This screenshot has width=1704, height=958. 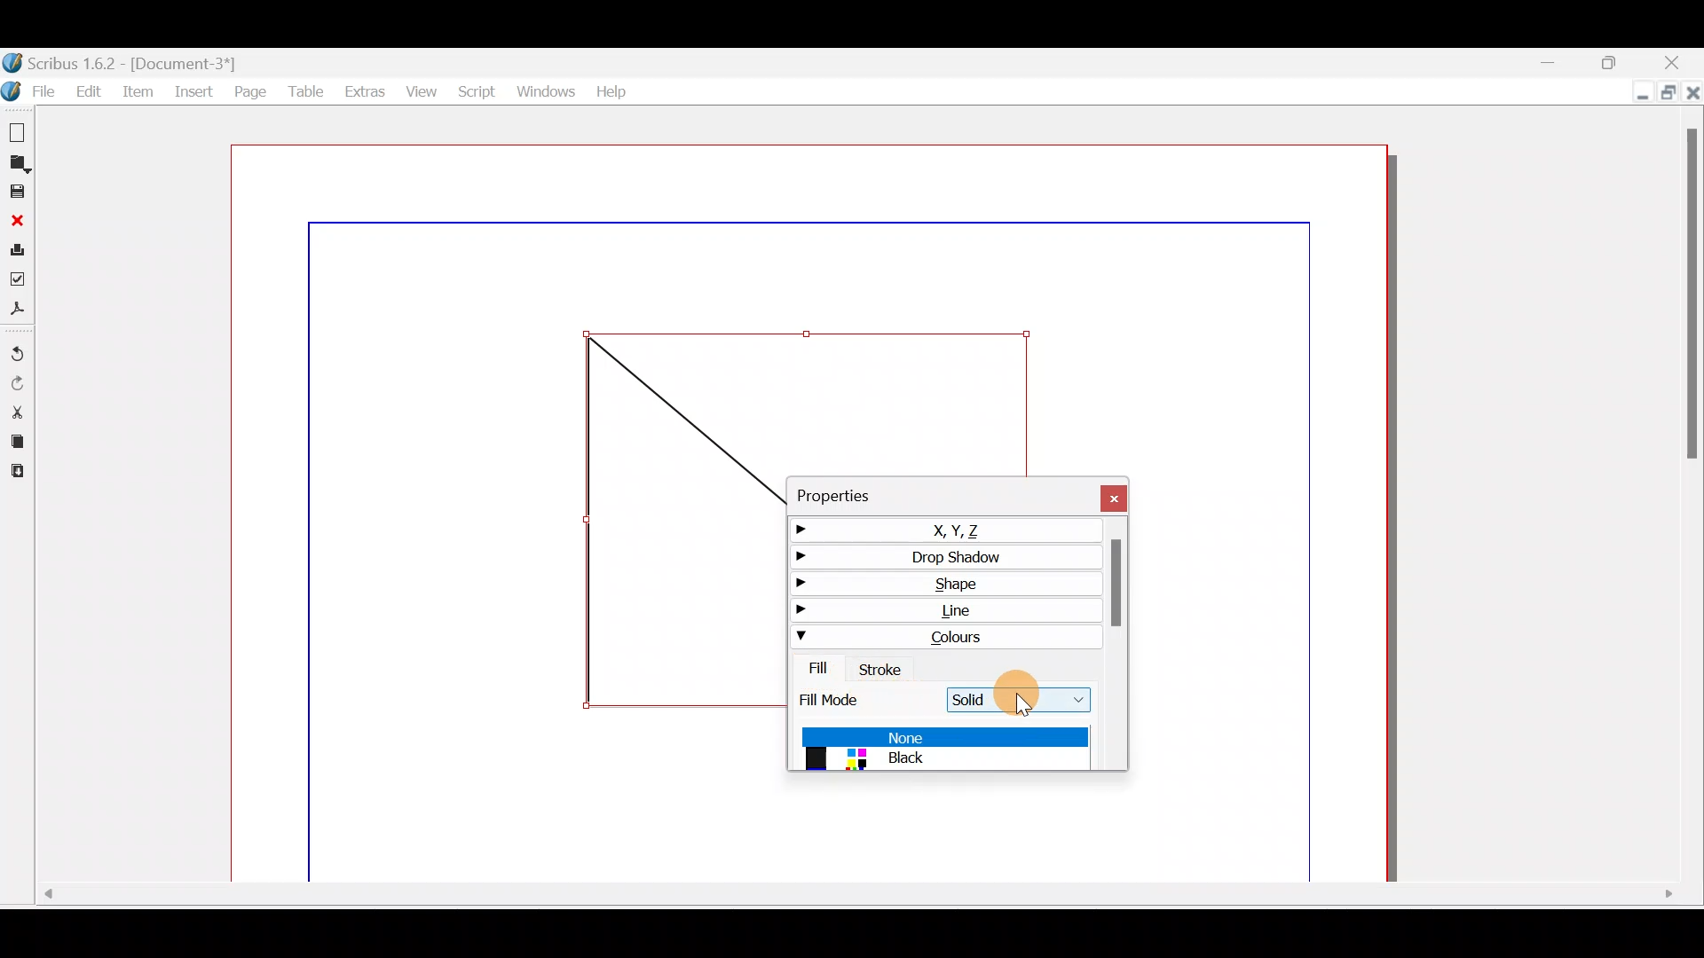 What do you see at coordinates (935, 527) in the screenshot?
I see `X,Y,Z` at bounding box center [935, 527].